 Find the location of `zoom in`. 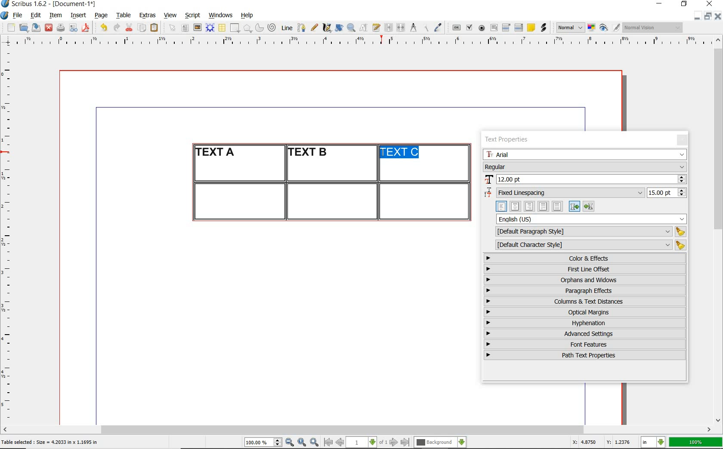

zoom in is located at coordinates (315, 443).